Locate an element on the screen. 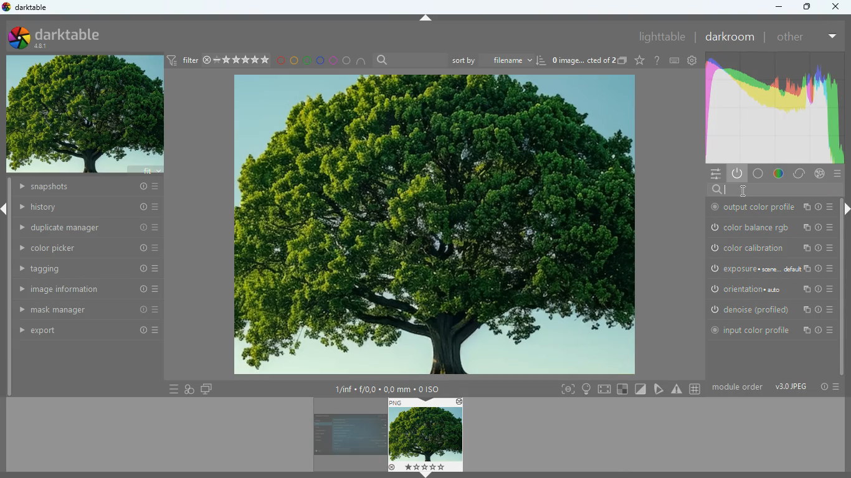  orientation is located at coordinates (769, 288).